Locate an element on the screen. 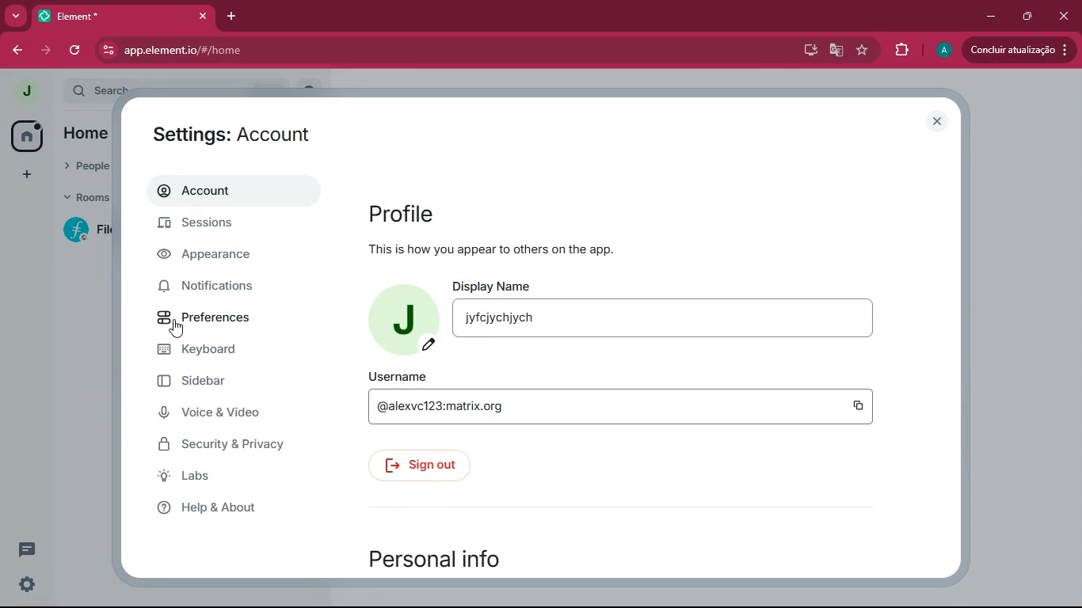 Image resolution: width=1082 pixels, height=608 pixels. update is located at coordinates (1019, 48).